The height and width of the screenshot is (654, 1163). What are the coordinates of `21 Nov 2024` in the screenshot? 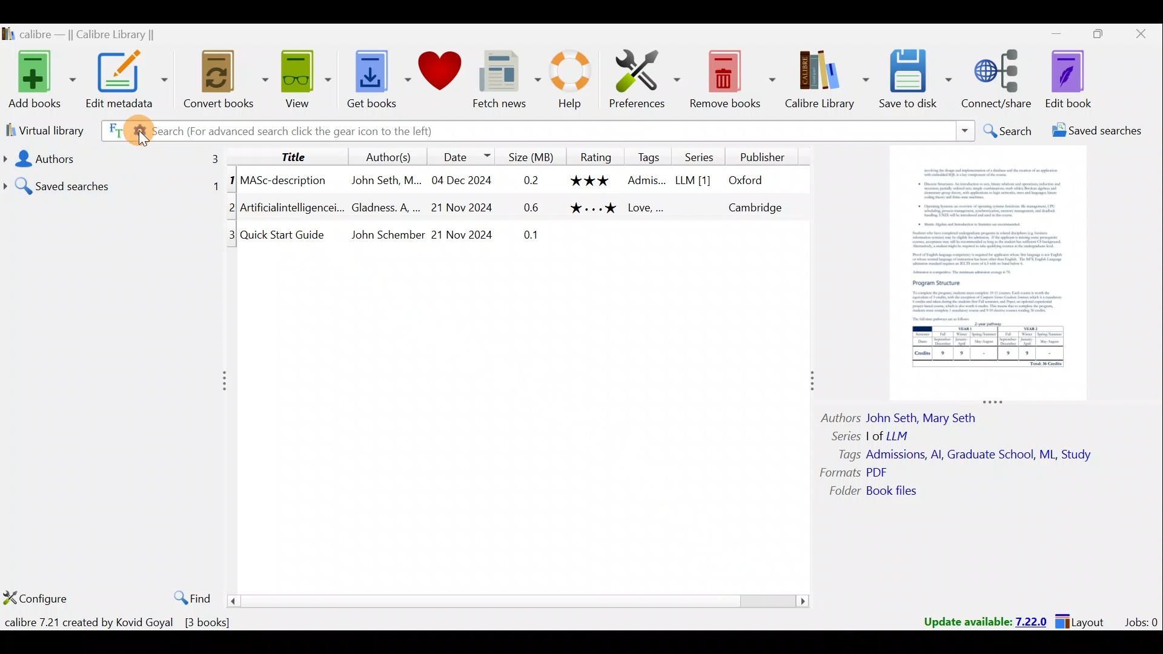 It's located at (466, 208).